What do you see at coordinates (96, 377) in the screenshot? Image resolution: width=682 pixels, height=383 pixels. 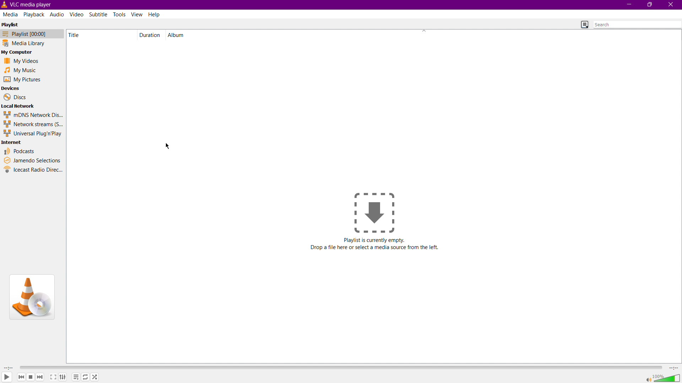 I see `Random` at bounding box center [96, 377].